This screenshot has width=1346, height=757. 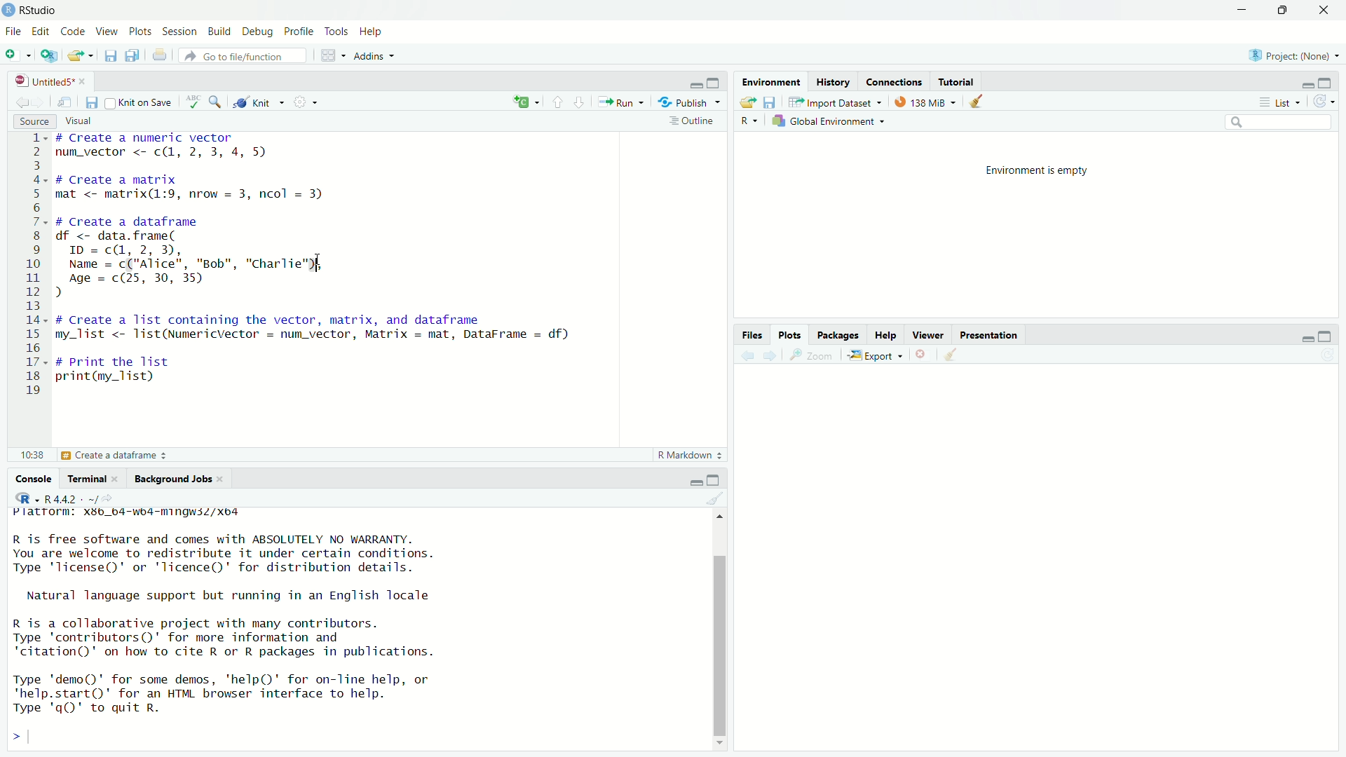 What do you see at coordinates (1324, 100) in the screenshot?
I see `refresh` at bounding box center [1324, 100].